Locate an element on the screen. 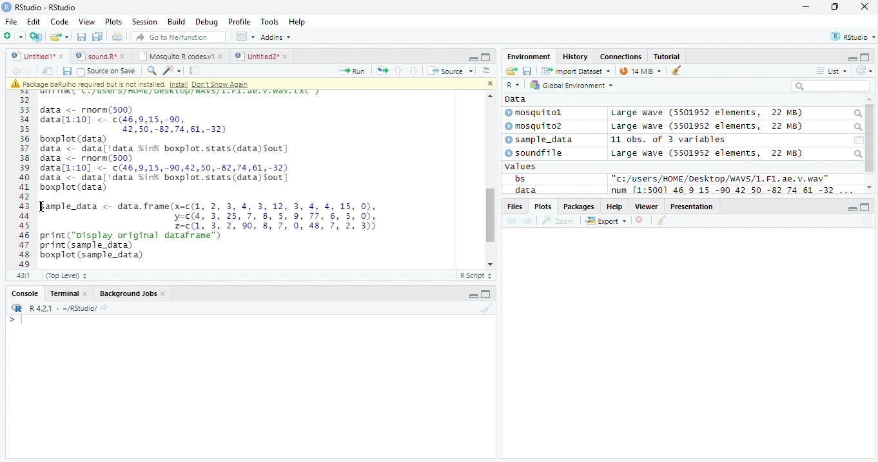 The image size is (878, 462). clear workspace is located at coordinates (485, 308).